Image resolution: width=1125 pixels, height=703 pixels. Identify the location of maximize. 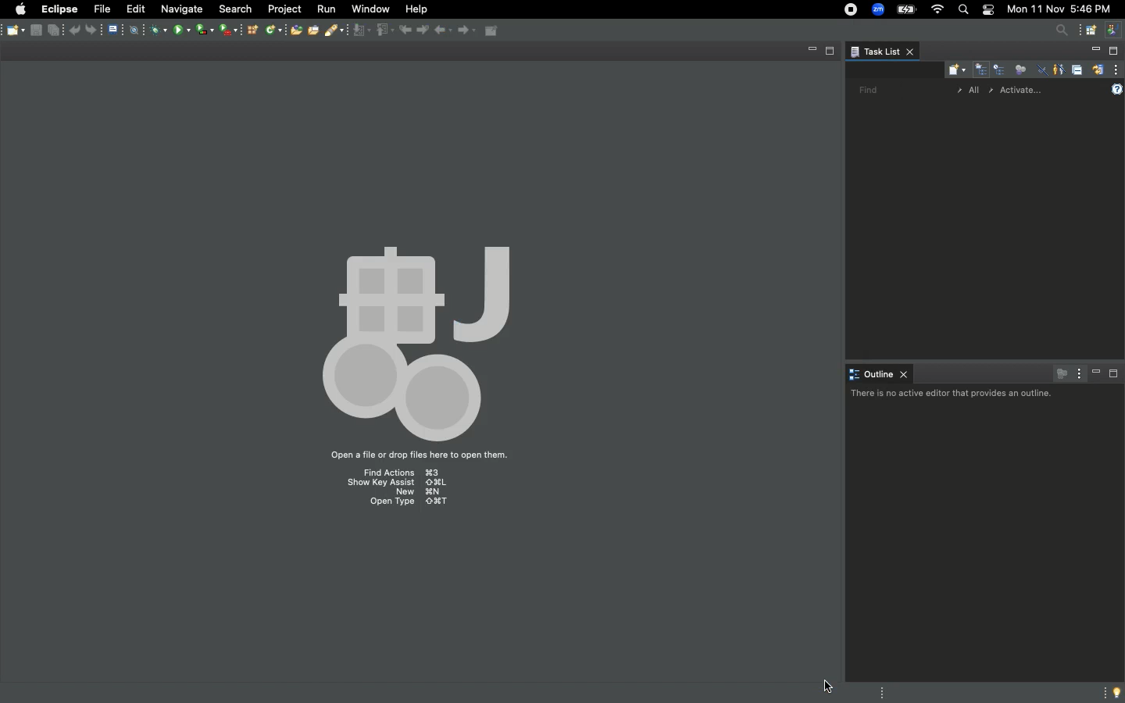
(25, 33).